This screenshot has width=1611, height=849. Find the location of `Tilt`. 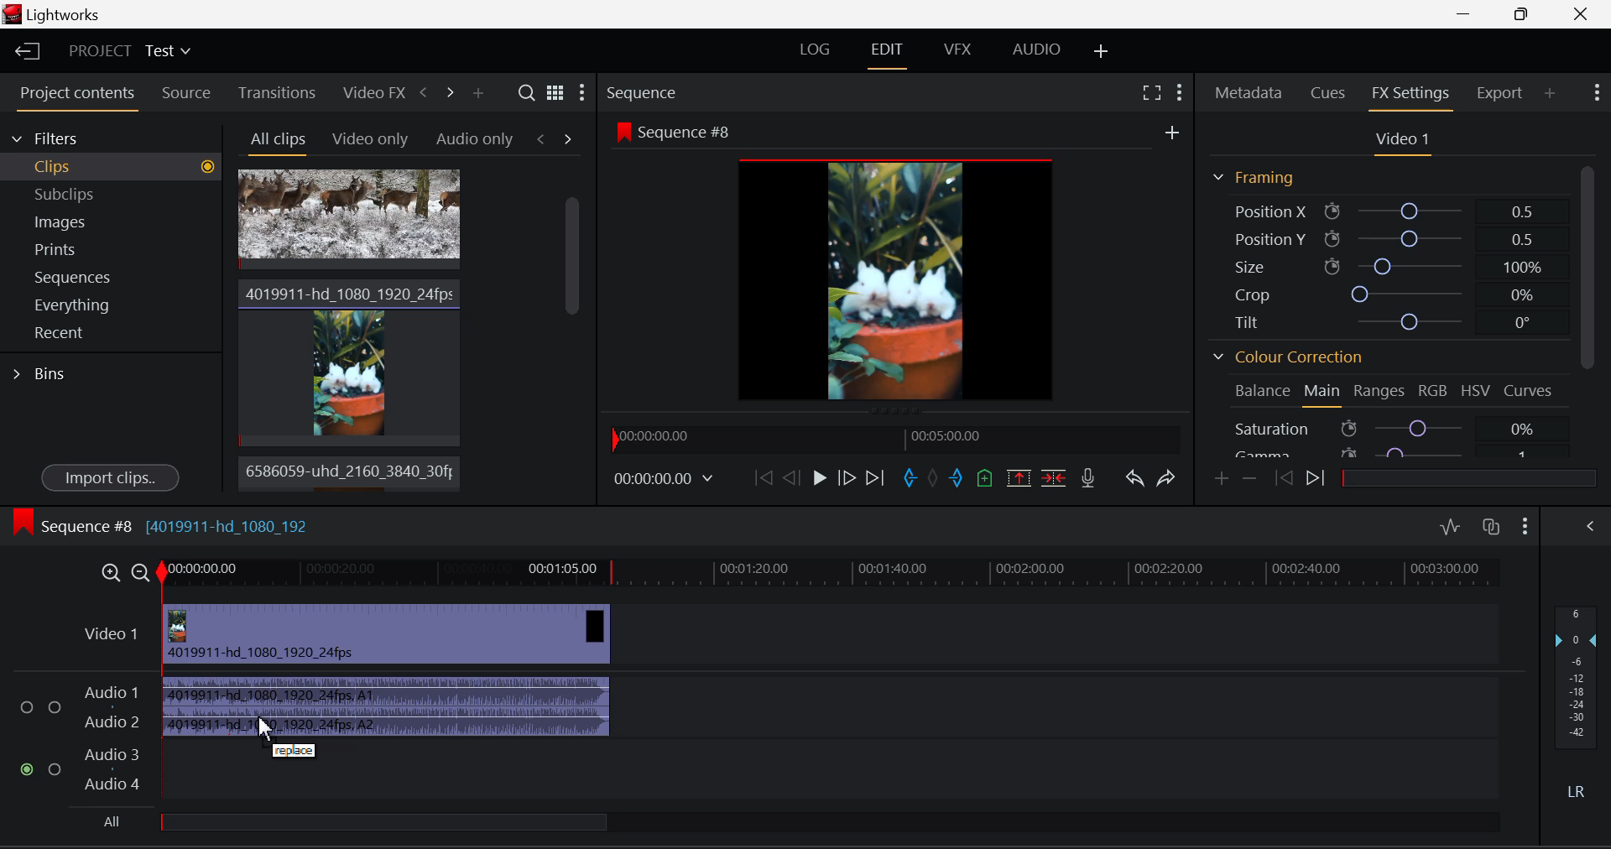

Tilt is located at coordinates (1391, 320).